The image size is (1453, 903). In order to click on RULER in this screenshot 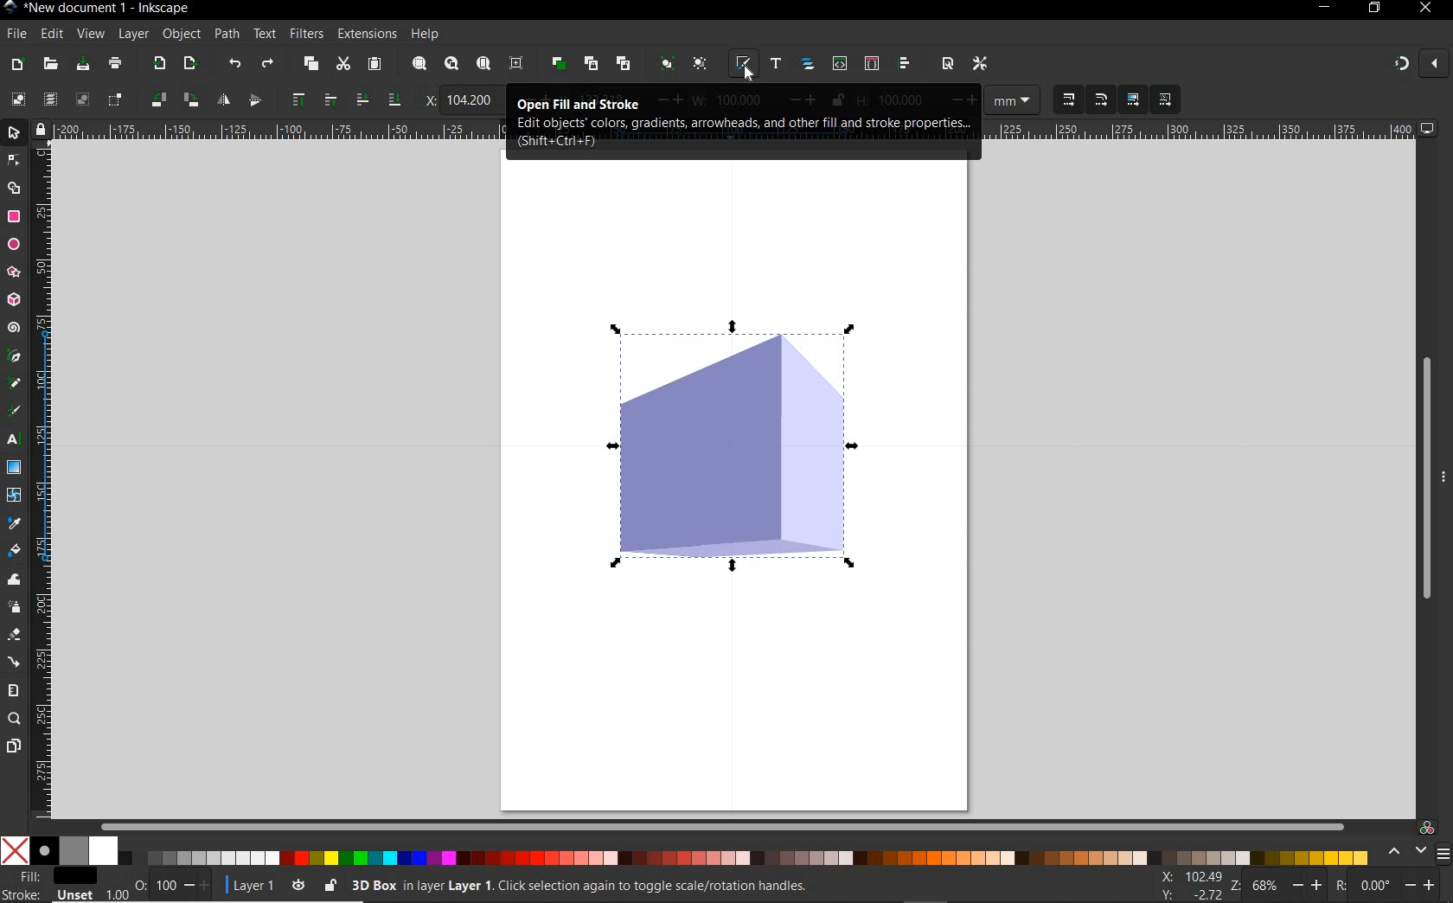, I will do `click(42, 480)`.